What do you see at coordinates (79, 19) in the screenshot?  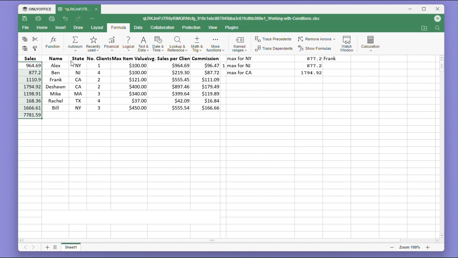 I see `redo` at bounding box center [79, 19].